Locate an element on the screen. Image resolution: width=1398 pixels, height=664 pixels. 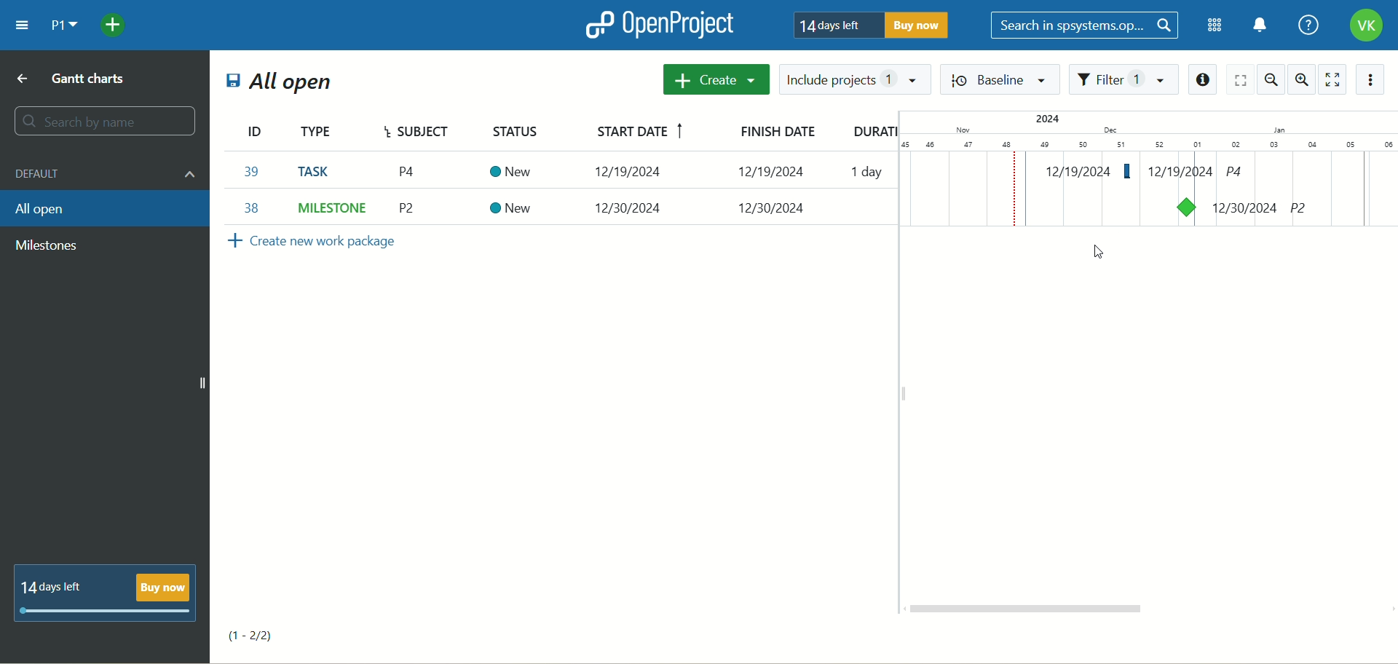
gantt charts is located at coordinates (72, 80).